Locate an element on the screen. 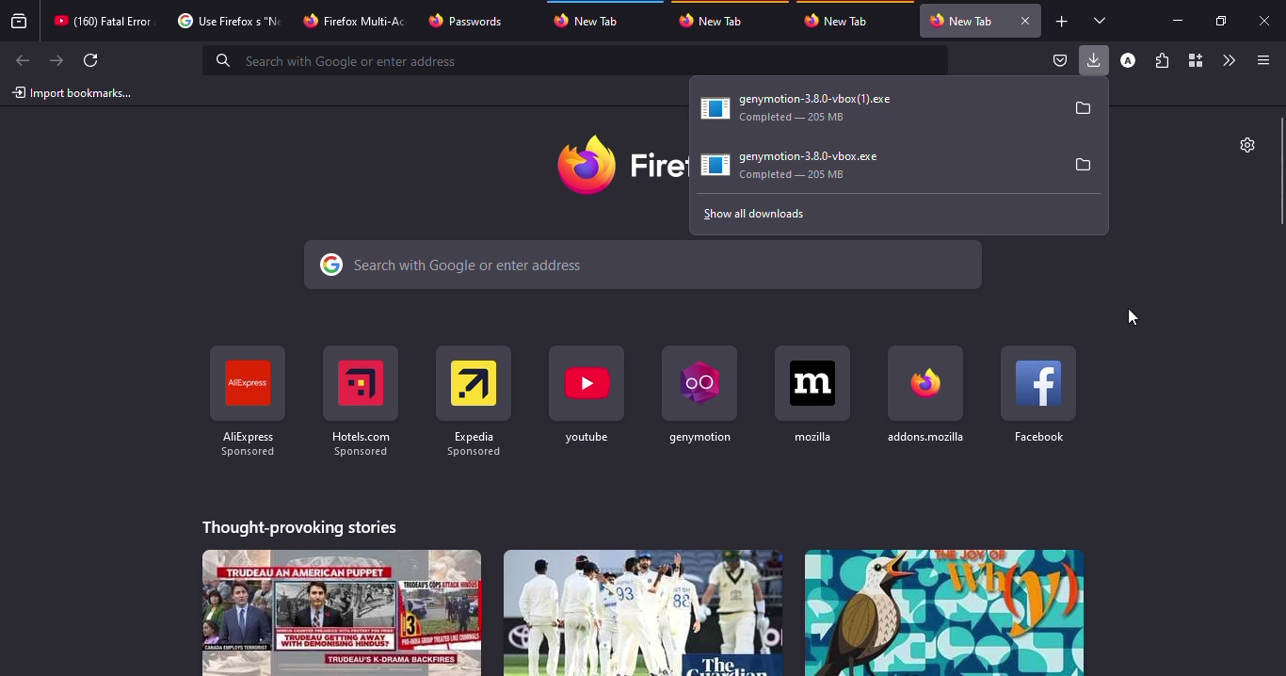 The width and height of the screenshot is (1286, 676). stories is located at coordinates (343, 612).